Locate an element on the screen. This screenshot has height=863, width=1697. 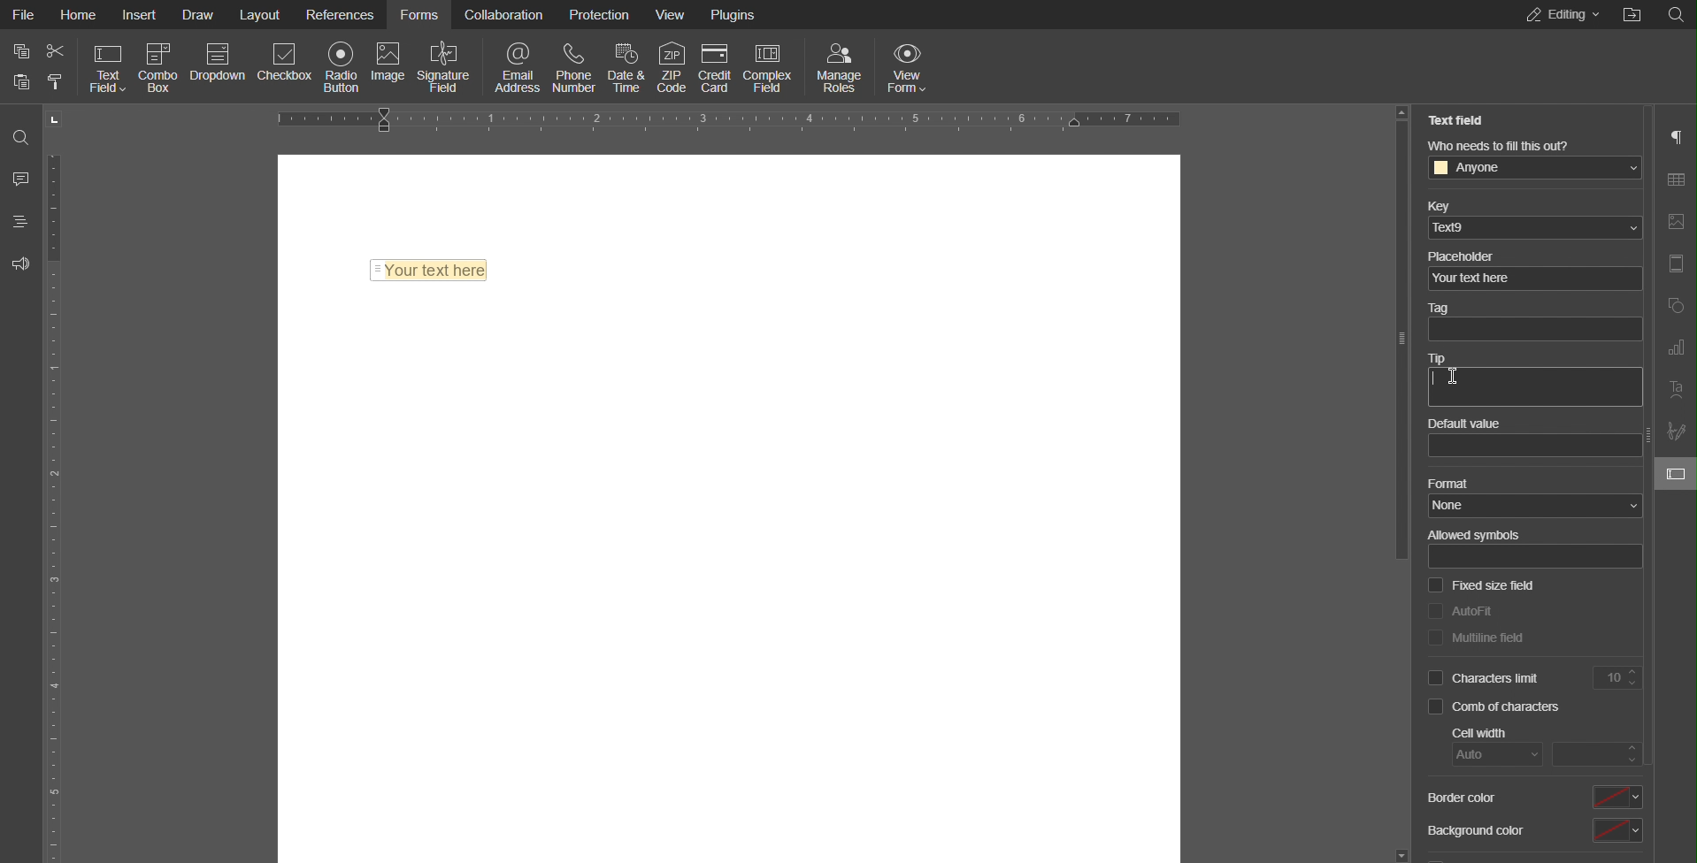
copy is located at coordinates (23, 51).